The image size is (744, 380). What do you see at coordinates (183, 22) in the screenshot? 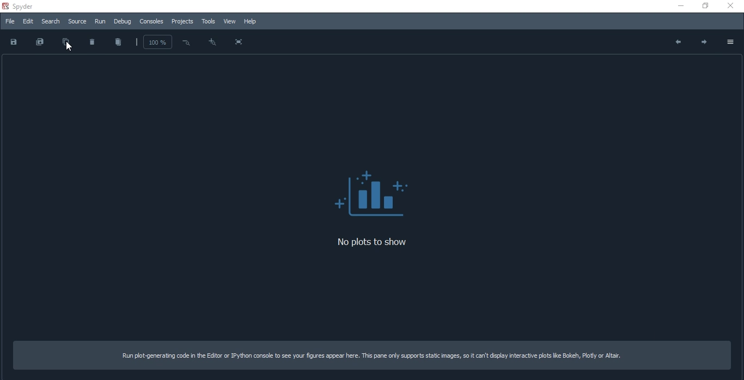
I see `Projects` at bounding box center [183, 22].